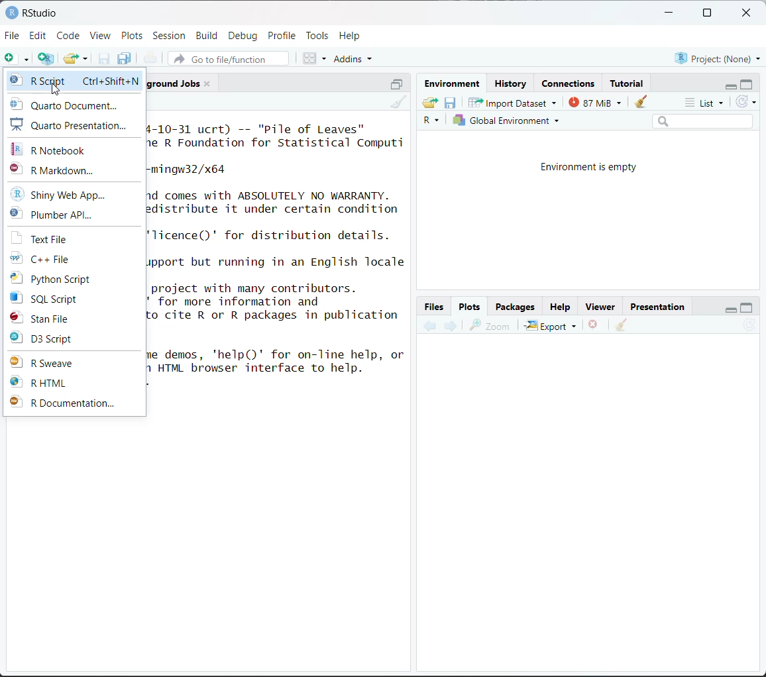 This screenshot has width=766, height=677. I want to click on Python Script, so click(52, 278).